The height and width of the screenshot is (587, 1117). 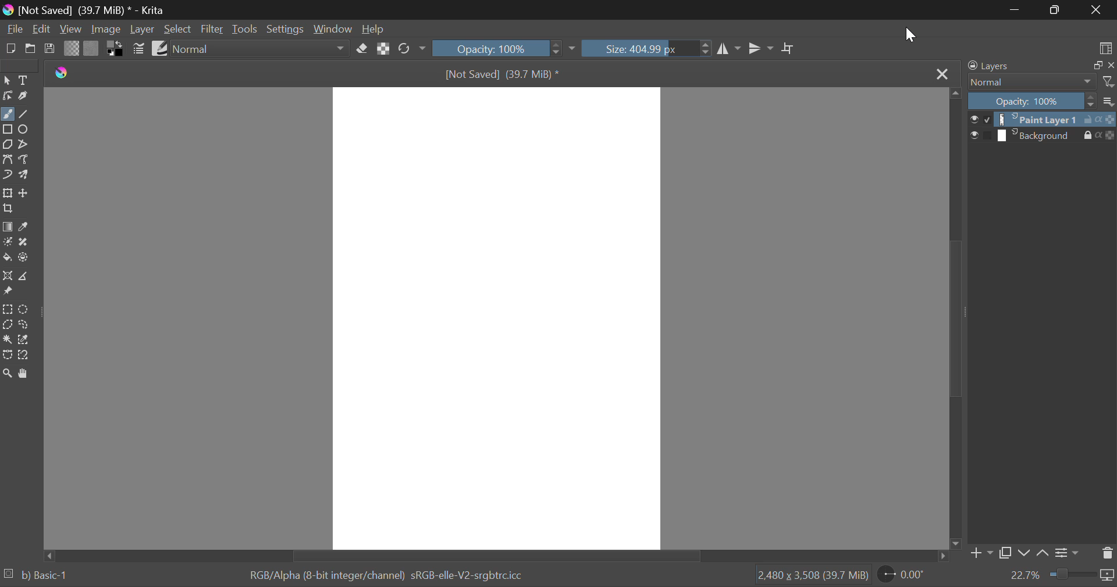 I want to click on Smart Patch Tool, so click(x=24, y=243).